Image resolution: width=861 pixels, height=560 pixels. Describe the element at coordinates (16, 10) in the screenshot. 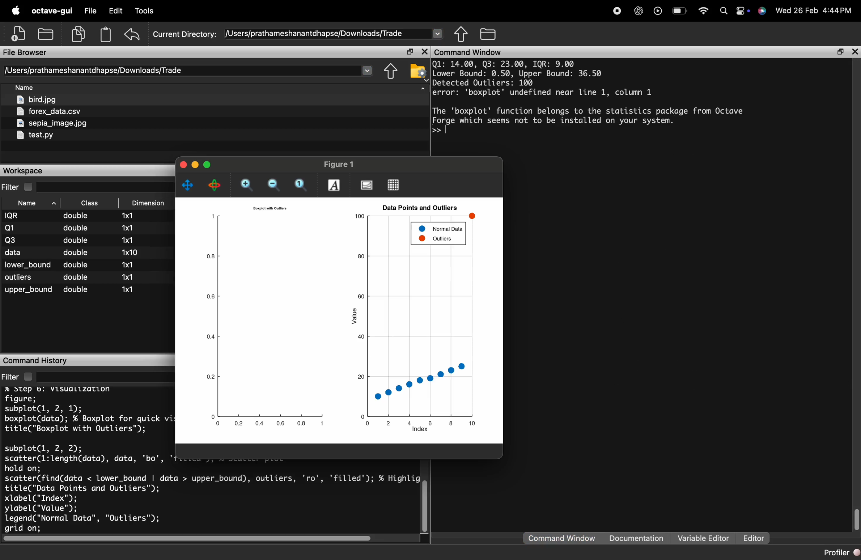

I see `apple` at that location.